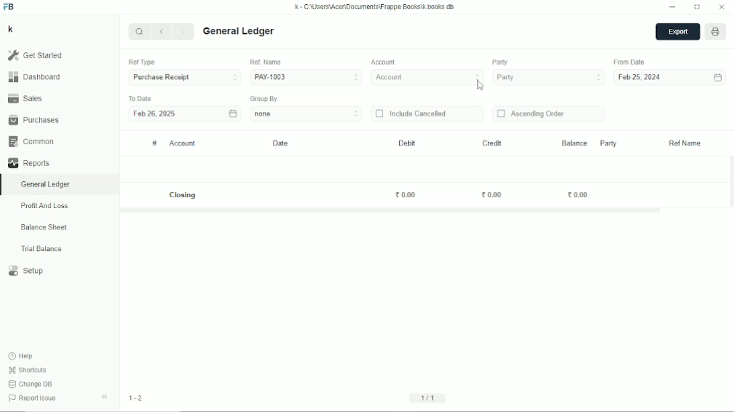  I want to click on Next, so click(185, 32).